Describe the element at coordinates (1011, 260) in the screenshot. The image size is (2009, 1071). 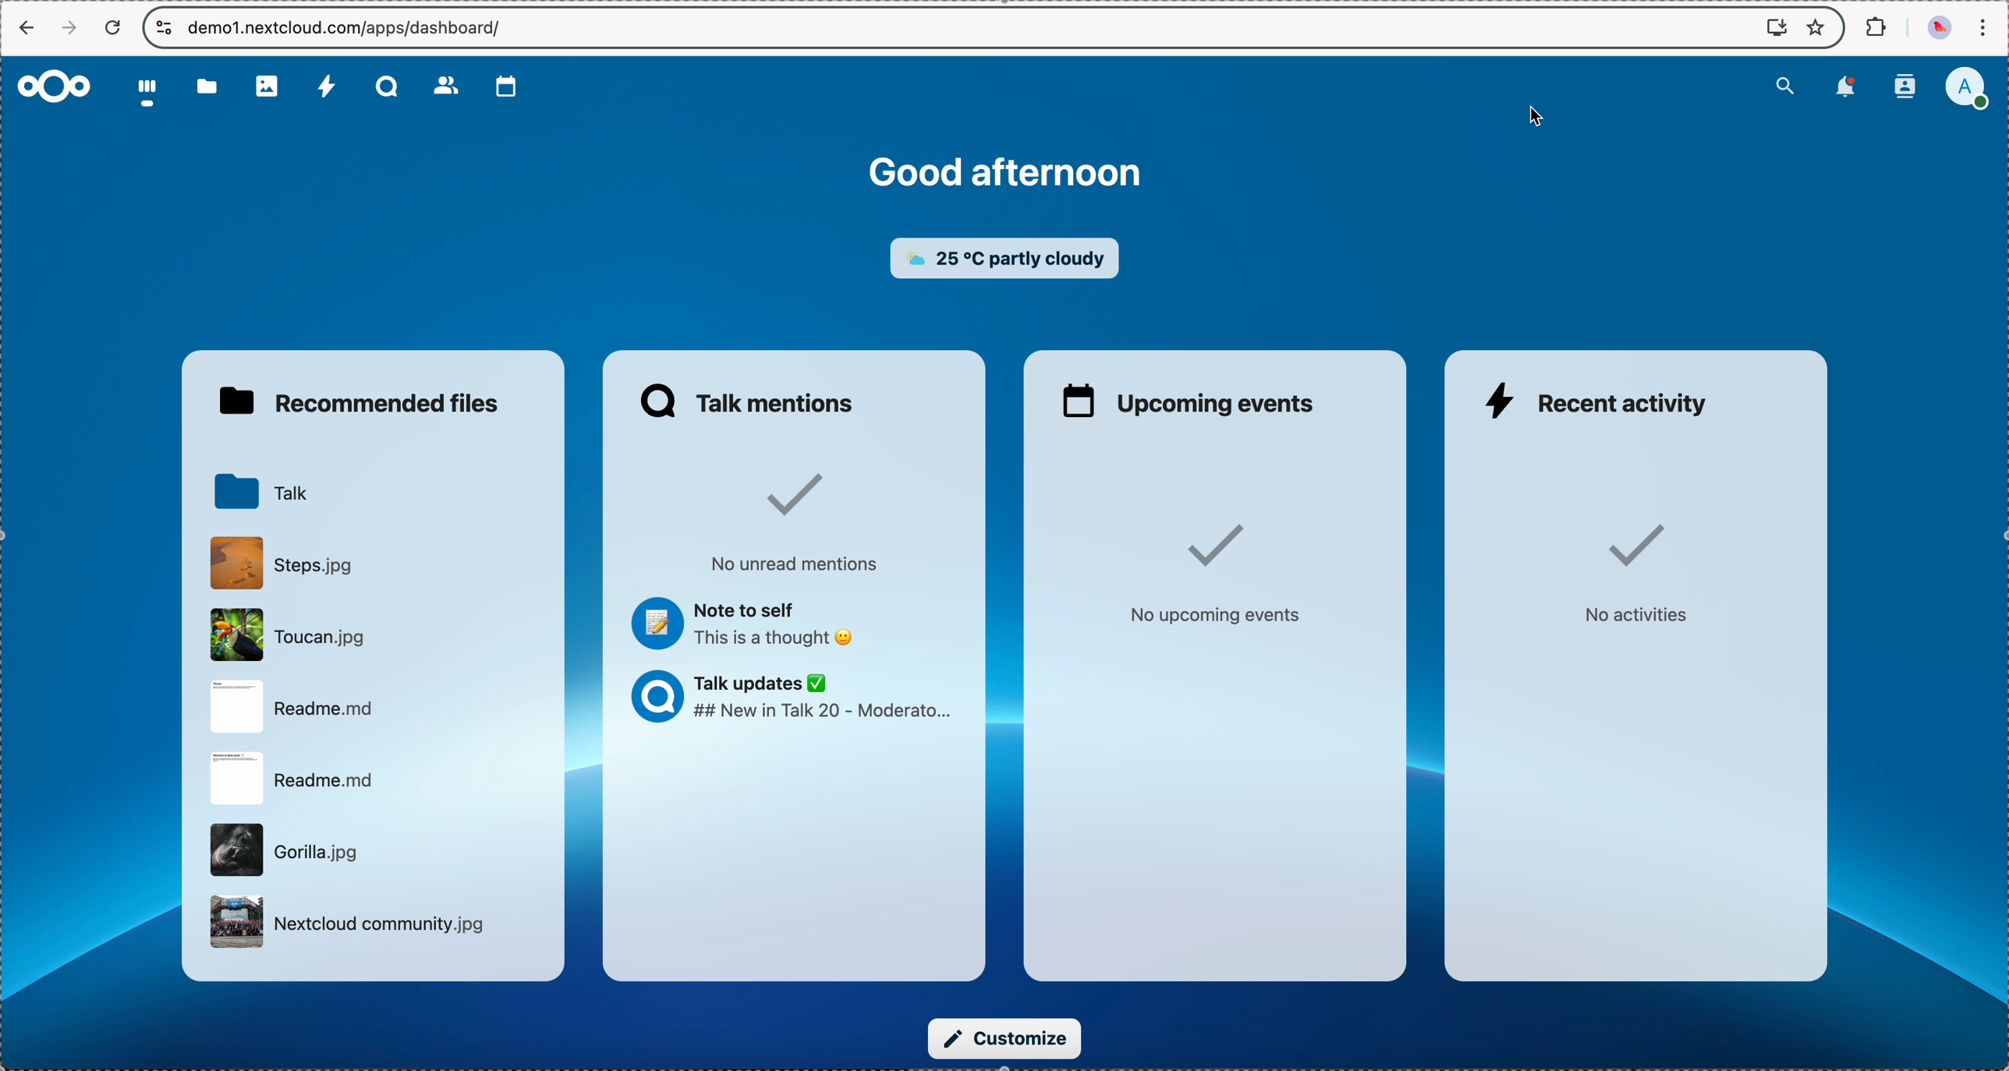
I see `weather widget` at that location.